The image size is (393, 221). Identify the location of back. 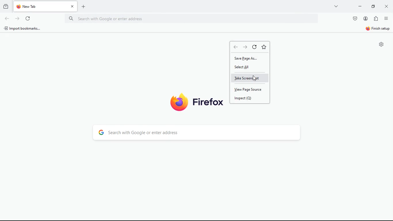
(235, 47).